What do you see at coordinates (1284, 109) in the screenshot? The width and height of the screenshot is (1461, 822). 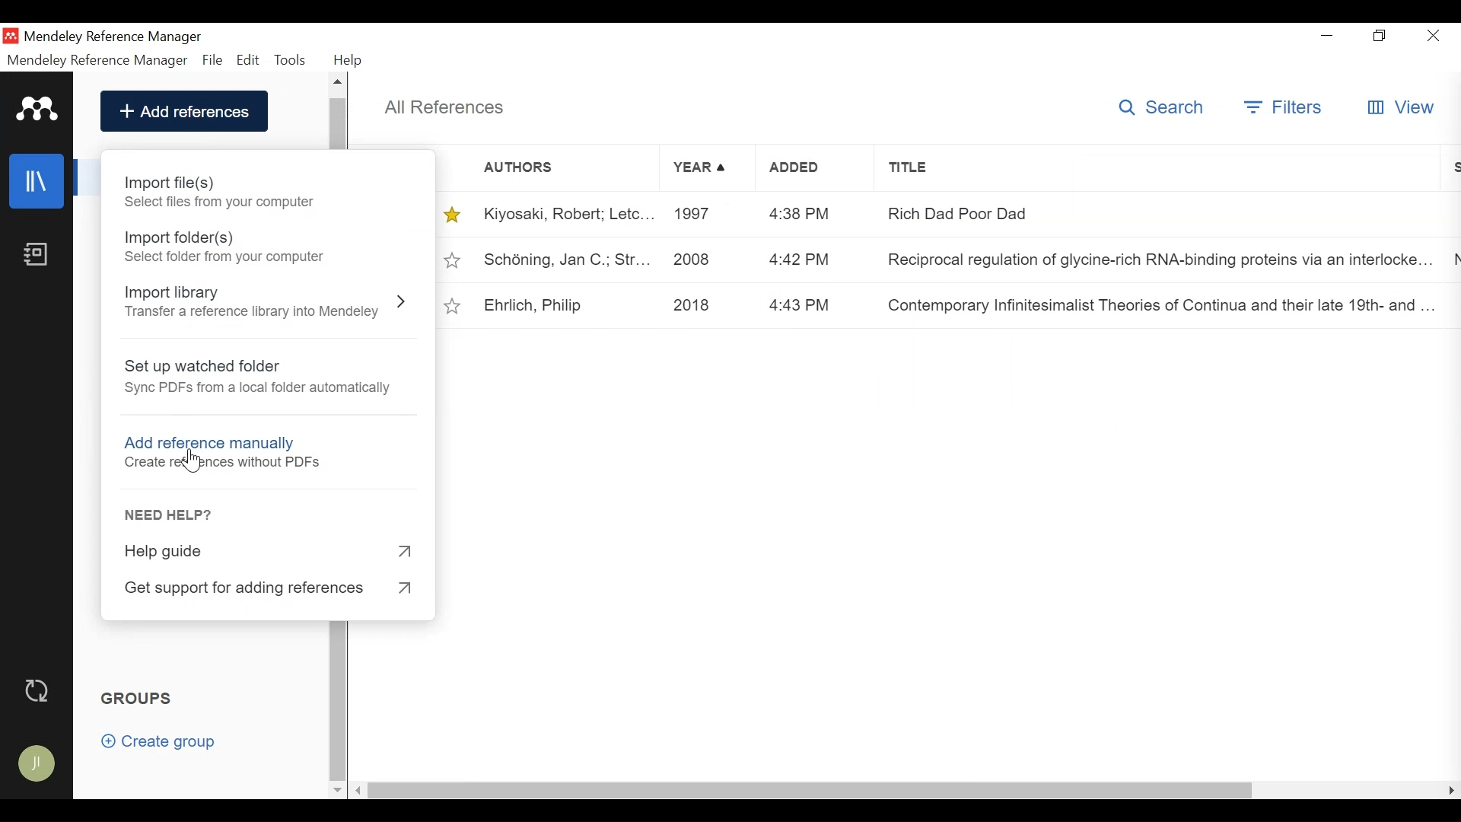 I see `Filter` at bounding box center [1284, 109].